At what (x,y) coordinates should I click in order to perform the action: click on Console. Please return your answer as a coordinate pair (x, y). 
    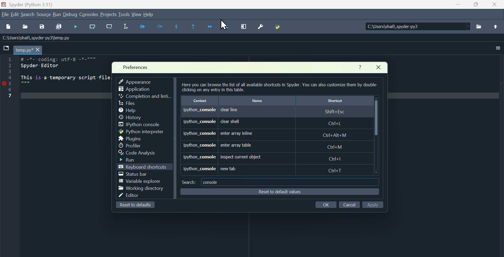
    Looking at the image, I should click on (212, 181).